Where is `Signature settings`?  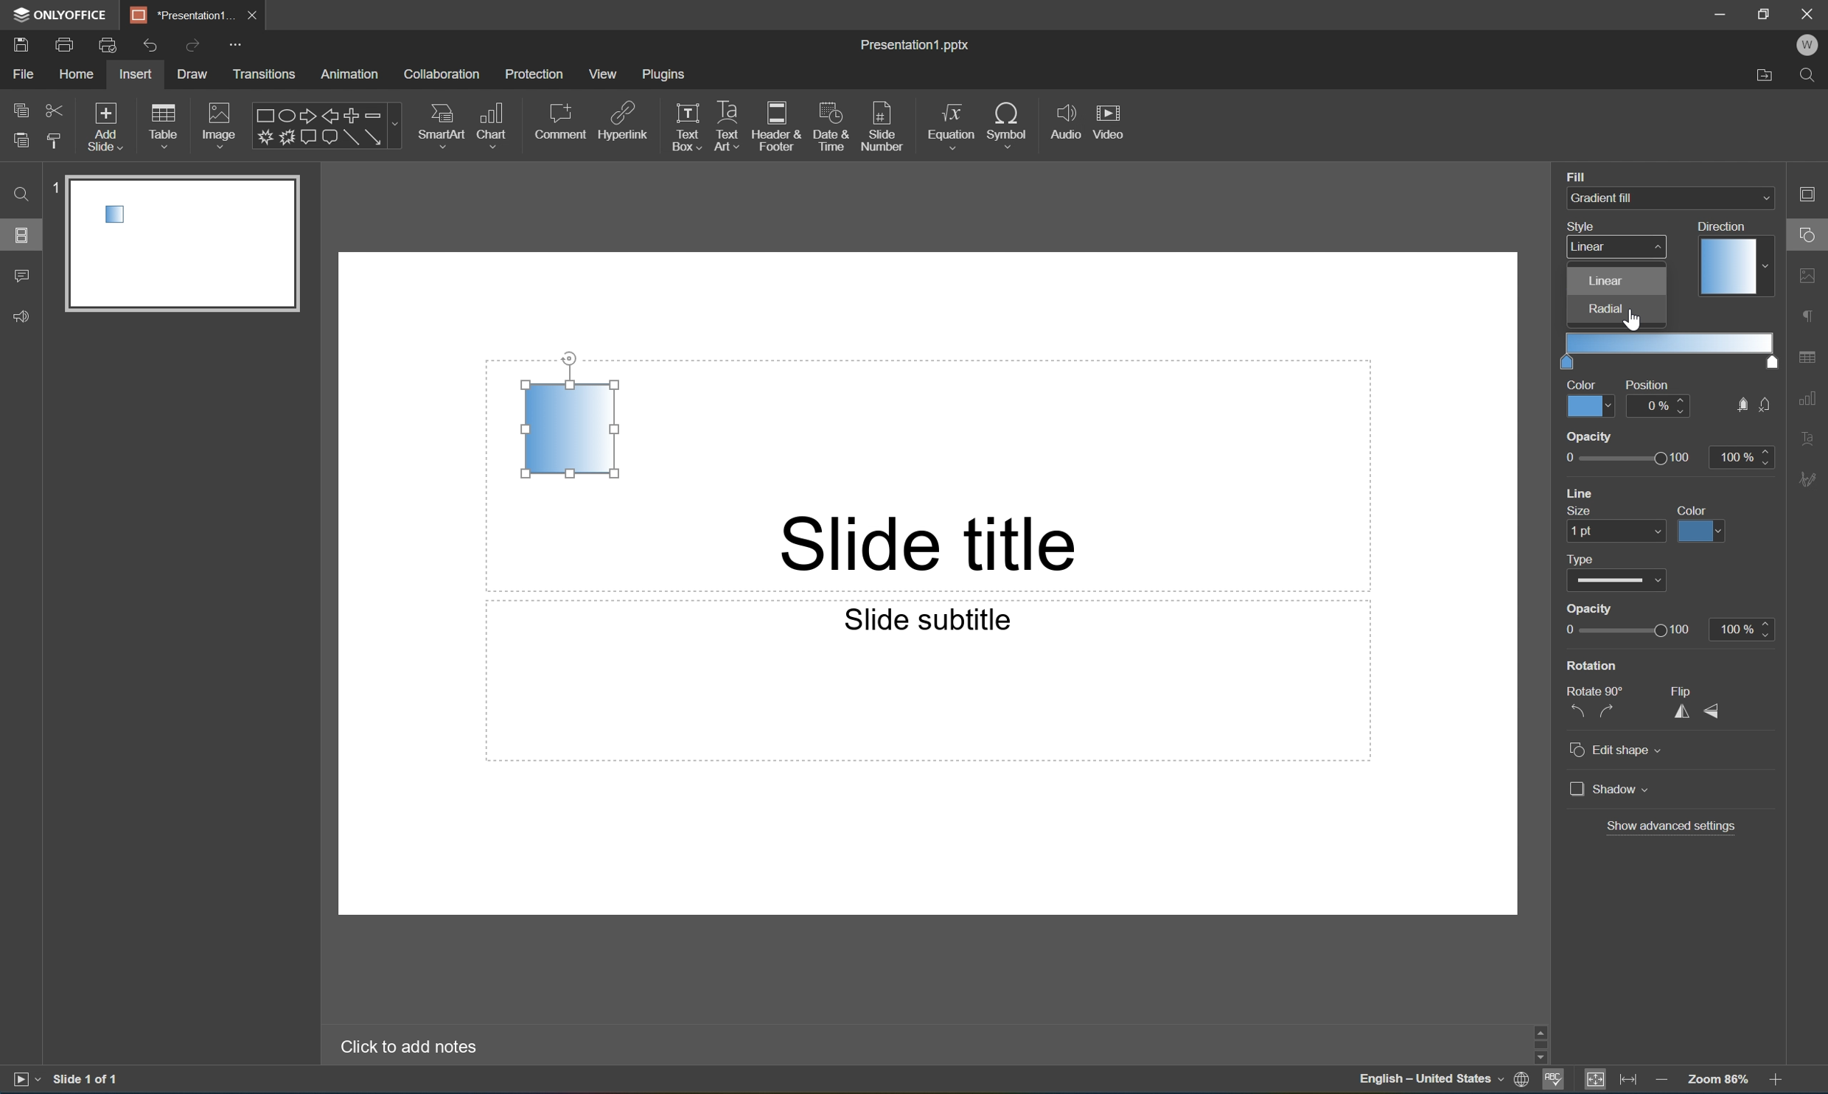 Signature settings is located at coordinates (1811, 480).